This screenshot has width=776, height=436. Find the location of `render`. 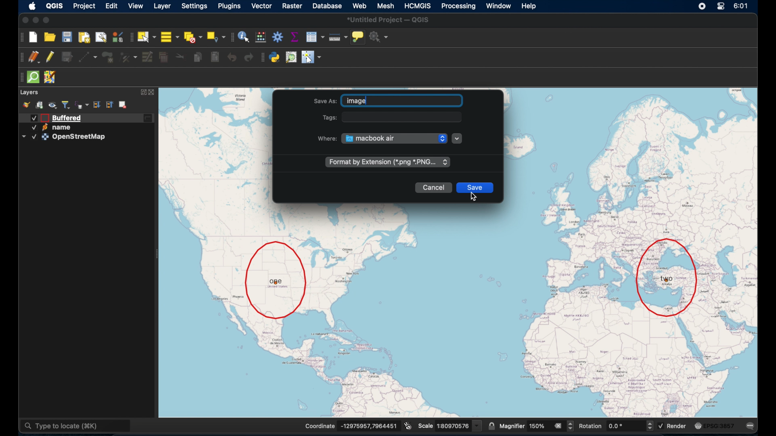

render is located at coordinates (677, 426).